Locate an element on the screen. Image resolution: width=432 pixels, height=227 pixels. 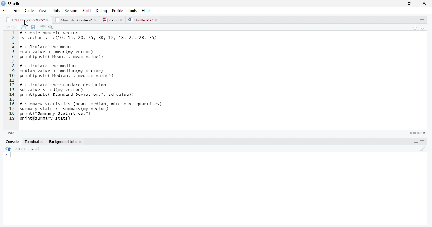
next section is located at coordinates (423, 28).